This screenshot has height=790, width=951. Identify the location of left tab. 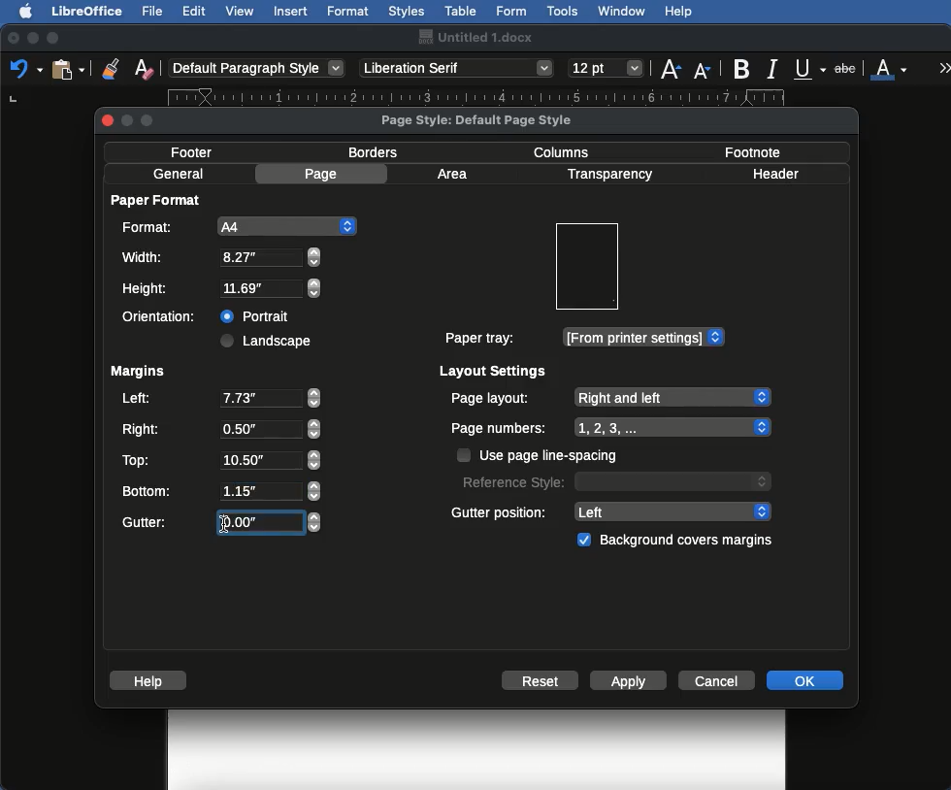
(12, 100).